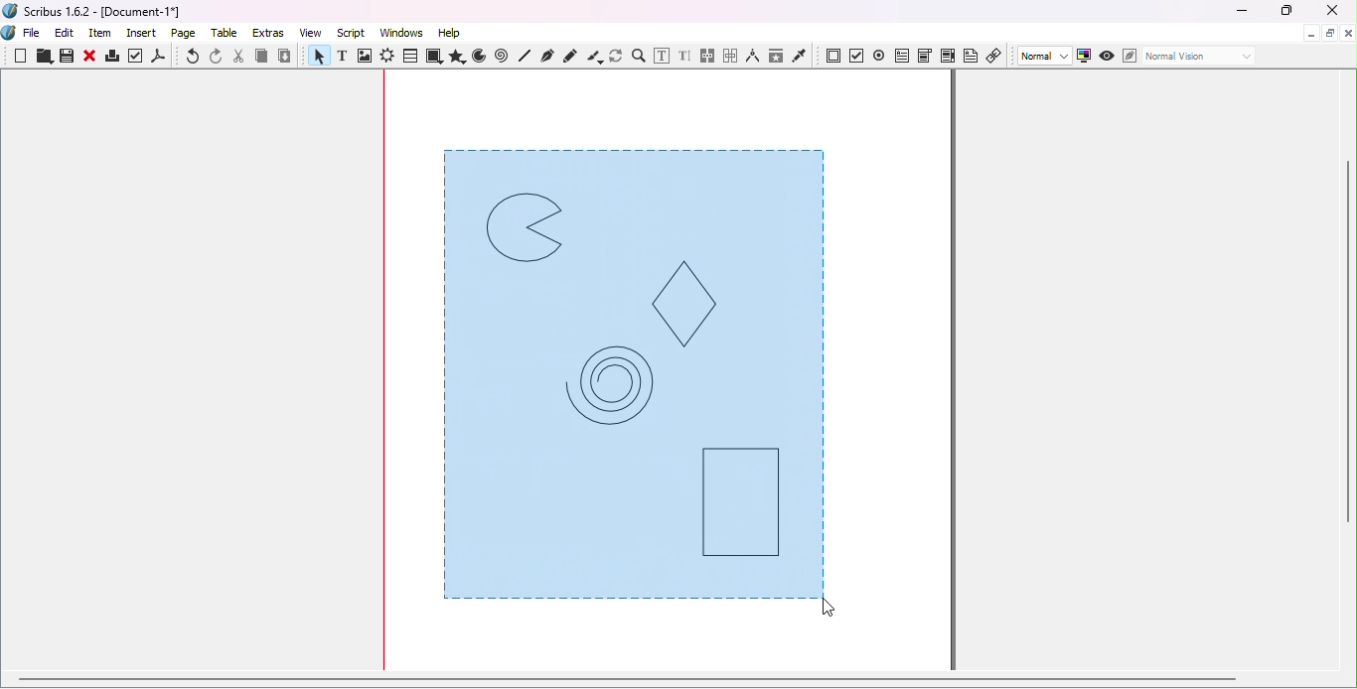 This screenshot has width=1357, height=689. What do you see at coordinates (638, 375) in the screenshot?
I see `Dragging to select image` at bounding box center [638, 375].